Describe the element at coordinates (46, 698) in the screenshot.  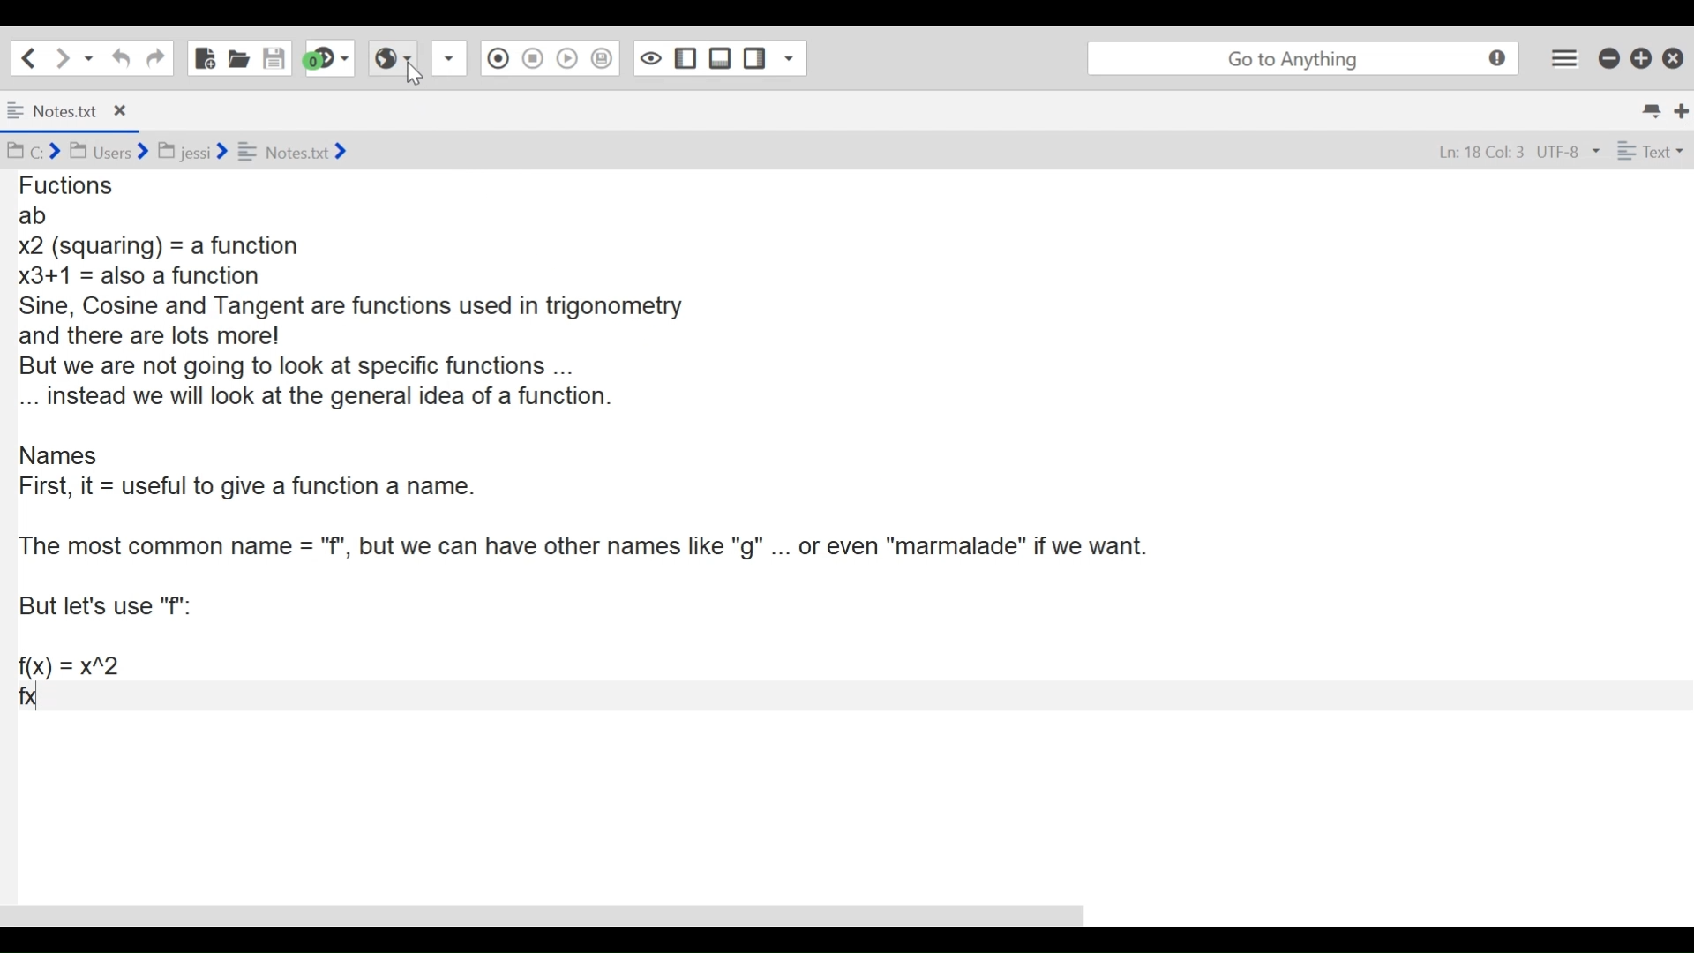
I see `text cursor` at that location.